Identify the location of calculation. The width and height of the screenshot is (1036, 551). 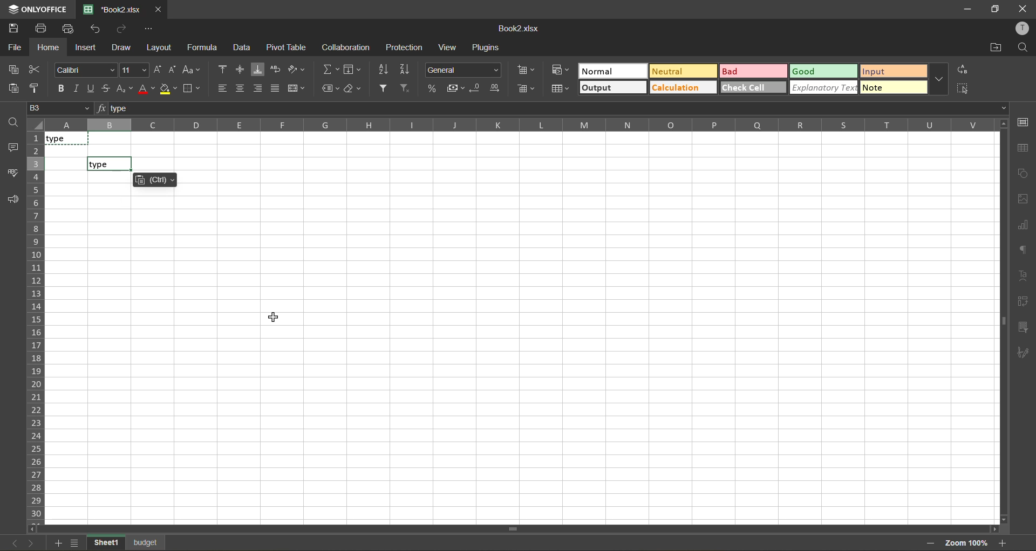
(681, 87).